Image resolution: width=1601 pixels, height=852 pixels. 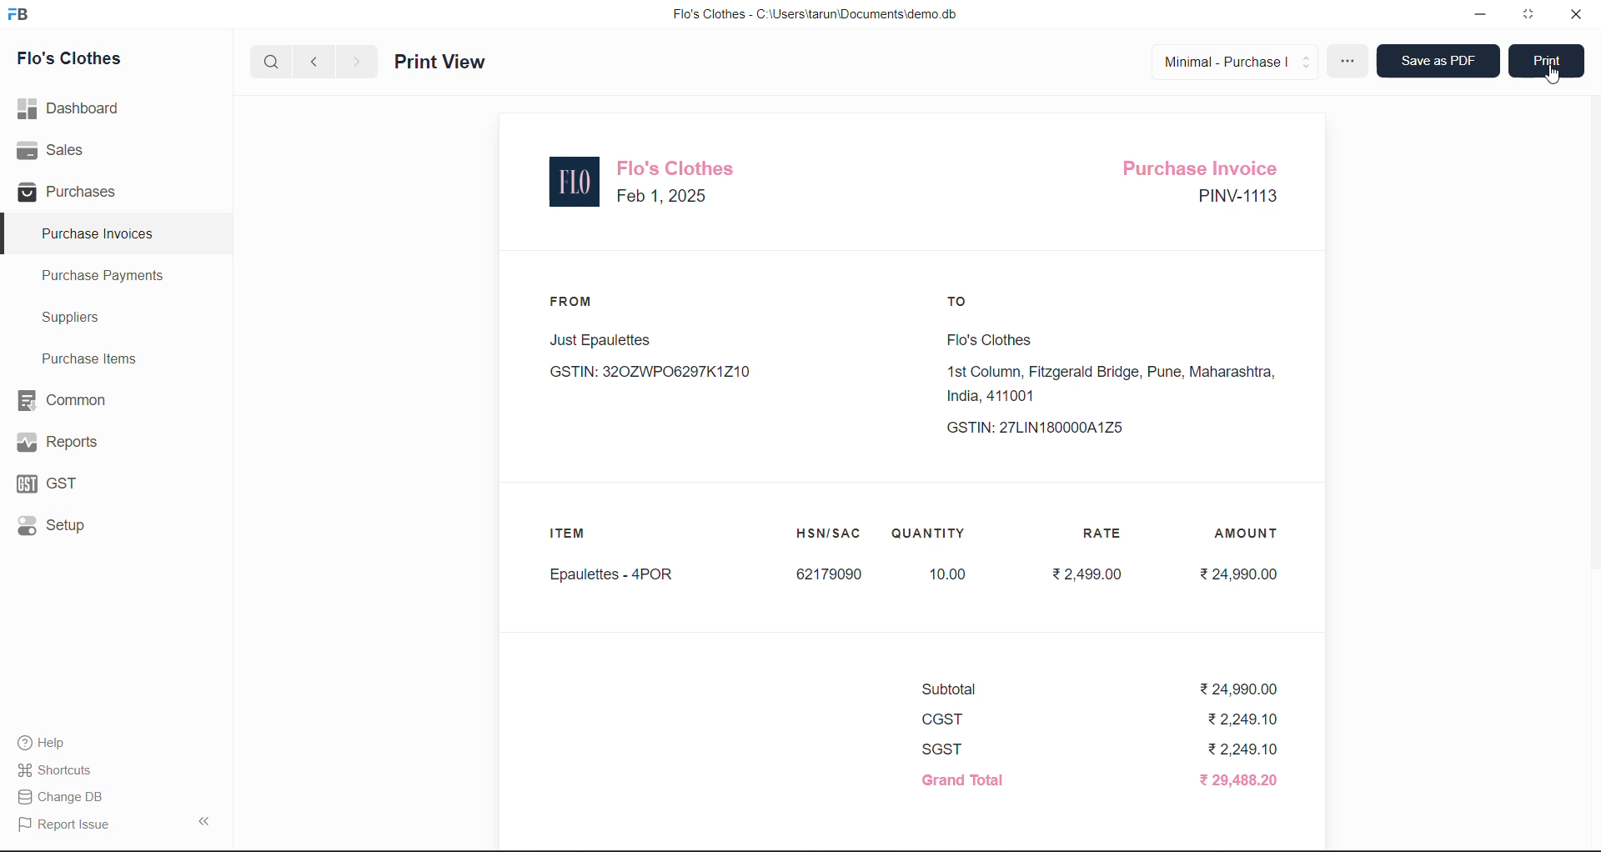 What do you see at coordinates (950, 574) in the screenshot?
I see `10.00` at bounding box center [950, 574].